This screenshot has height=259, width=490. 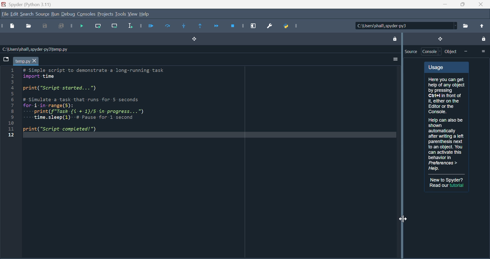 What do you see at coordinates (451, 51) in the screenshot?
I see `Object` at bounding box center [451, 51].